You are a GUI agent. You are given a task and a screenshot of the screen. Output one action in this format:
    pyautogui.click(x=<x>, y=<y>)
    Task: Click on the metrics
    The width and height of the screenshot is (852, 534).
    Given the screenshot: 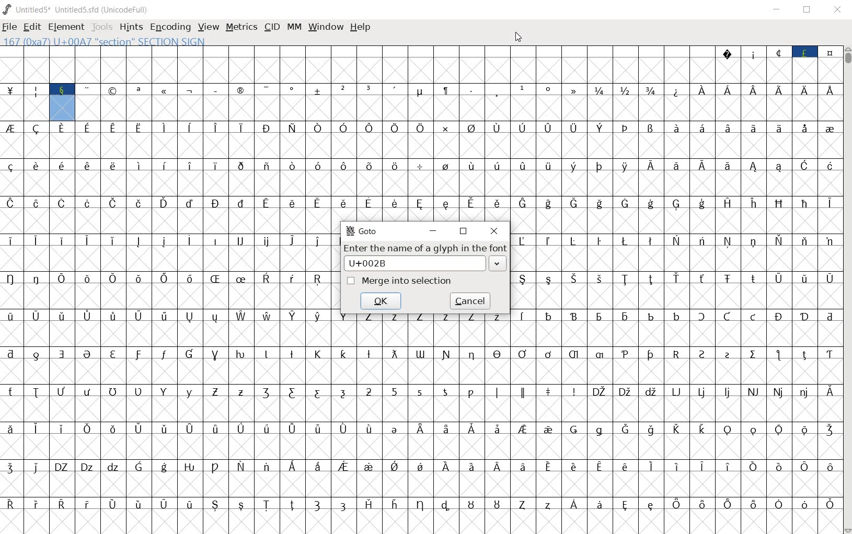 What is the action you would take?
    pyautogui.click(x=241, y=28)
    